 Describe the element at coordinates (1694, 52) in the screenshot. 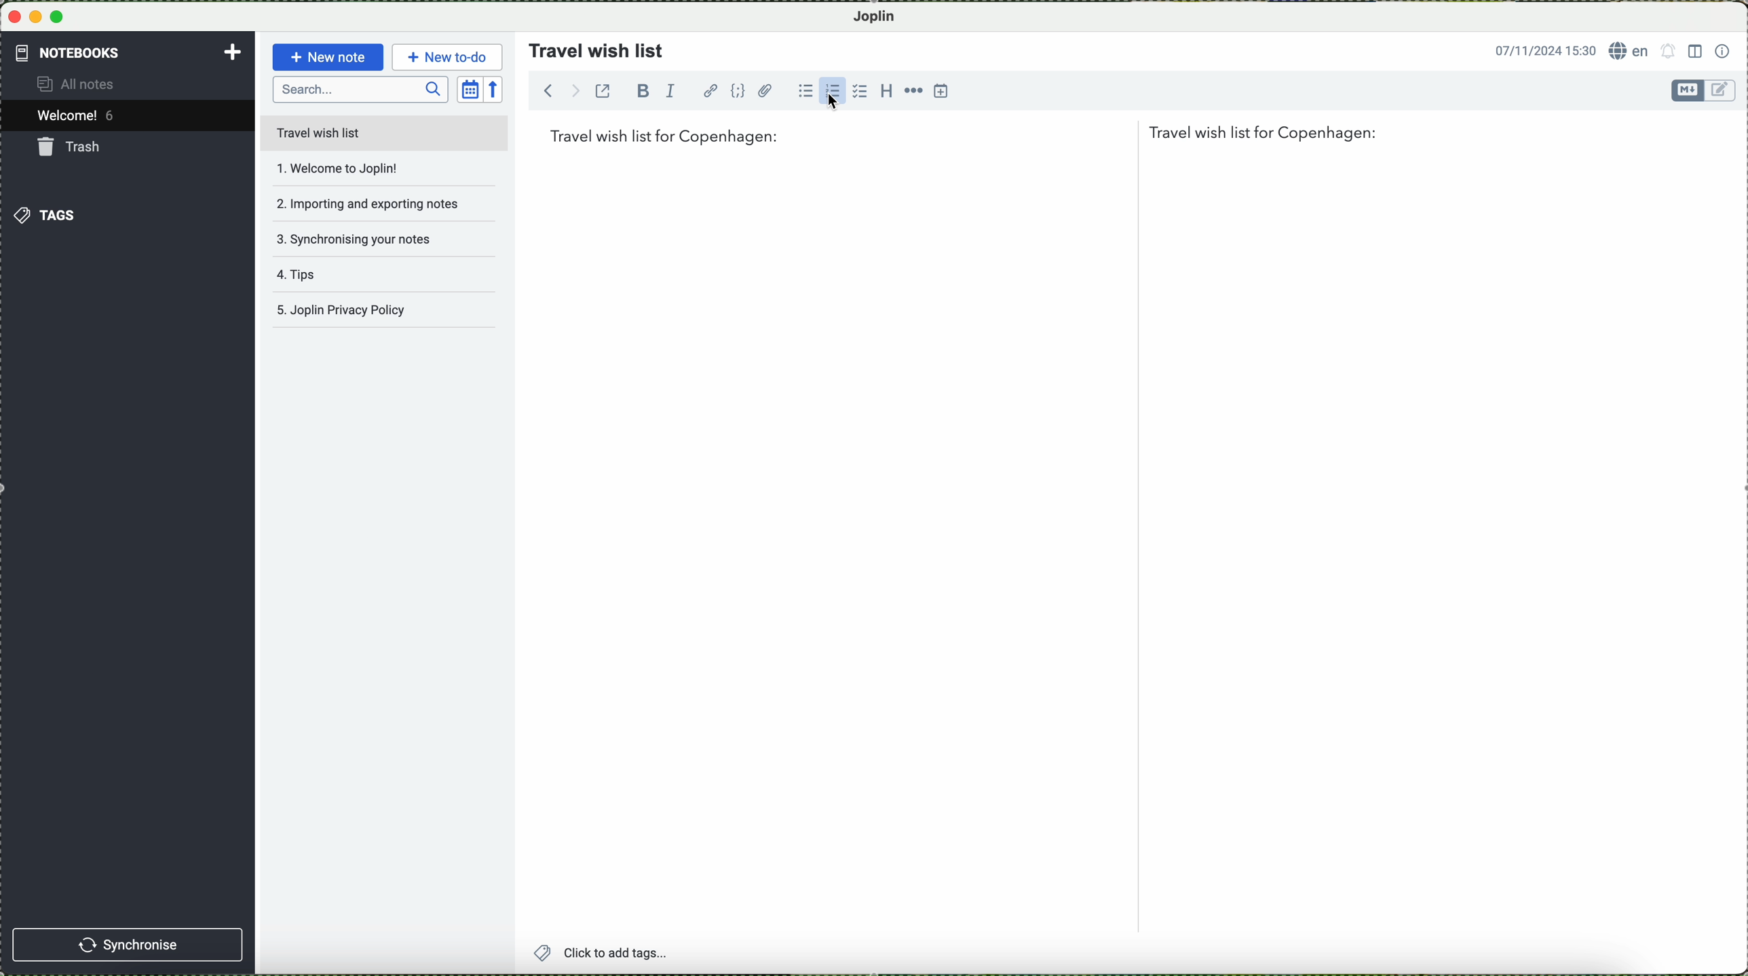

I see `toggle editor layout` at that location.